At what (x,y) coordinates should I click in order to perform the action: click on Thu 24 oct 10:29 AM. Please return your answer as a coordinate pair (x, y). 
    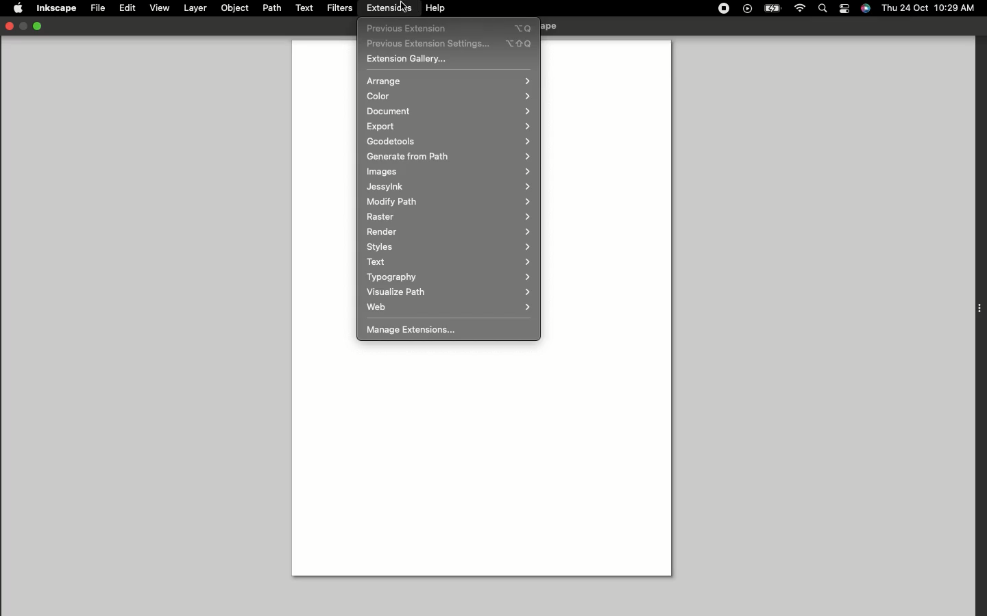
    Looking at the image, I should click on (929, 8).